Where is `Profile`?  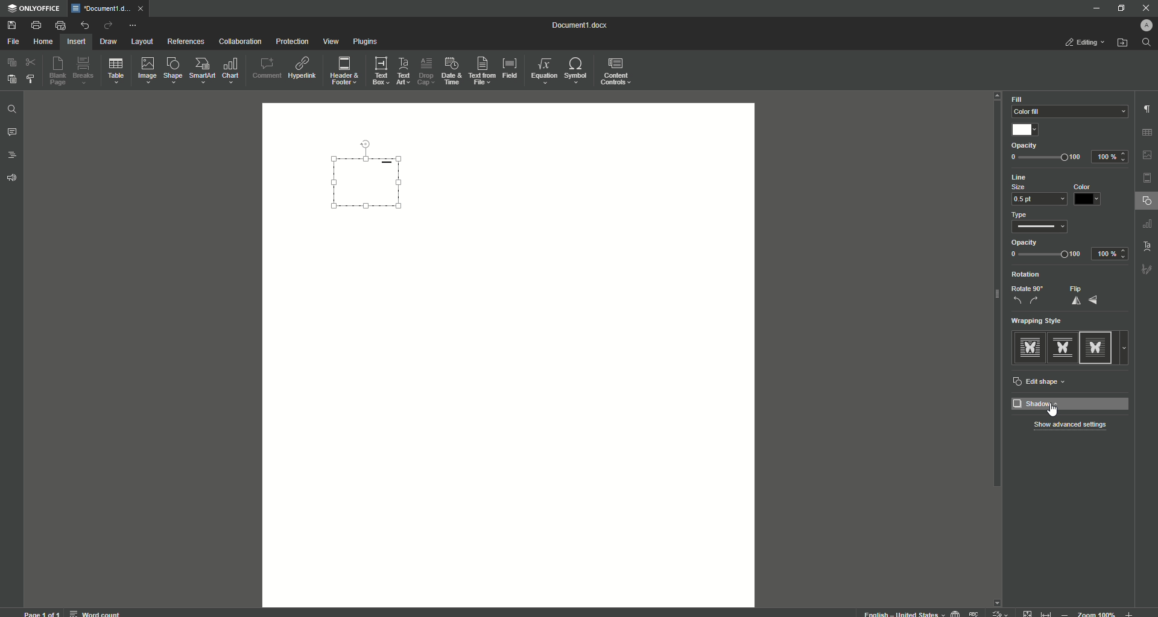 Profile is located at coordinates (1144, 25).